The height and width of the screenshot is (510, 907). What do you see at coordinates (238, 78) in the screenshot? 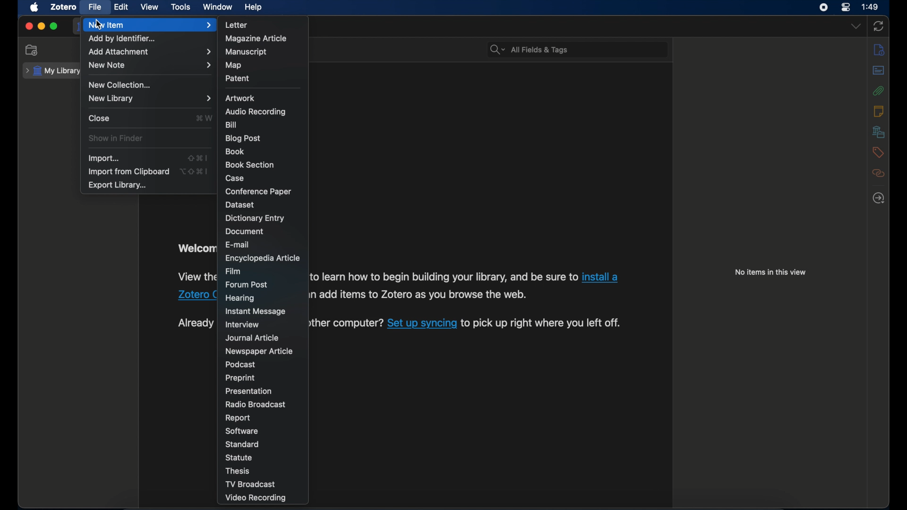
I see `patent` at bounding box center [238, 78].